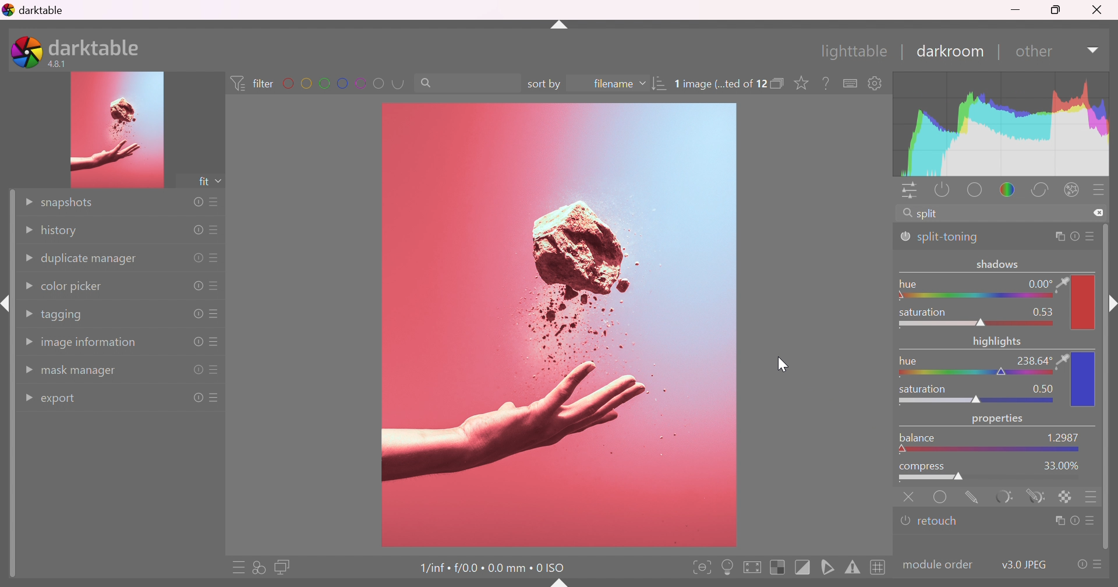 Image resolution: width=1118 pixels, height=587 pixels. Describe the element at coordinates (901, 53) in the screenshot. I see `|` at that location.